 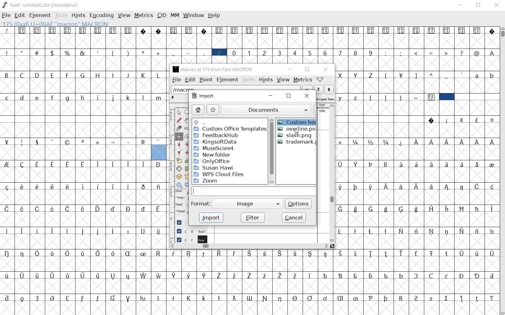 I want to click on Symbol, so click(x=416, y=164).